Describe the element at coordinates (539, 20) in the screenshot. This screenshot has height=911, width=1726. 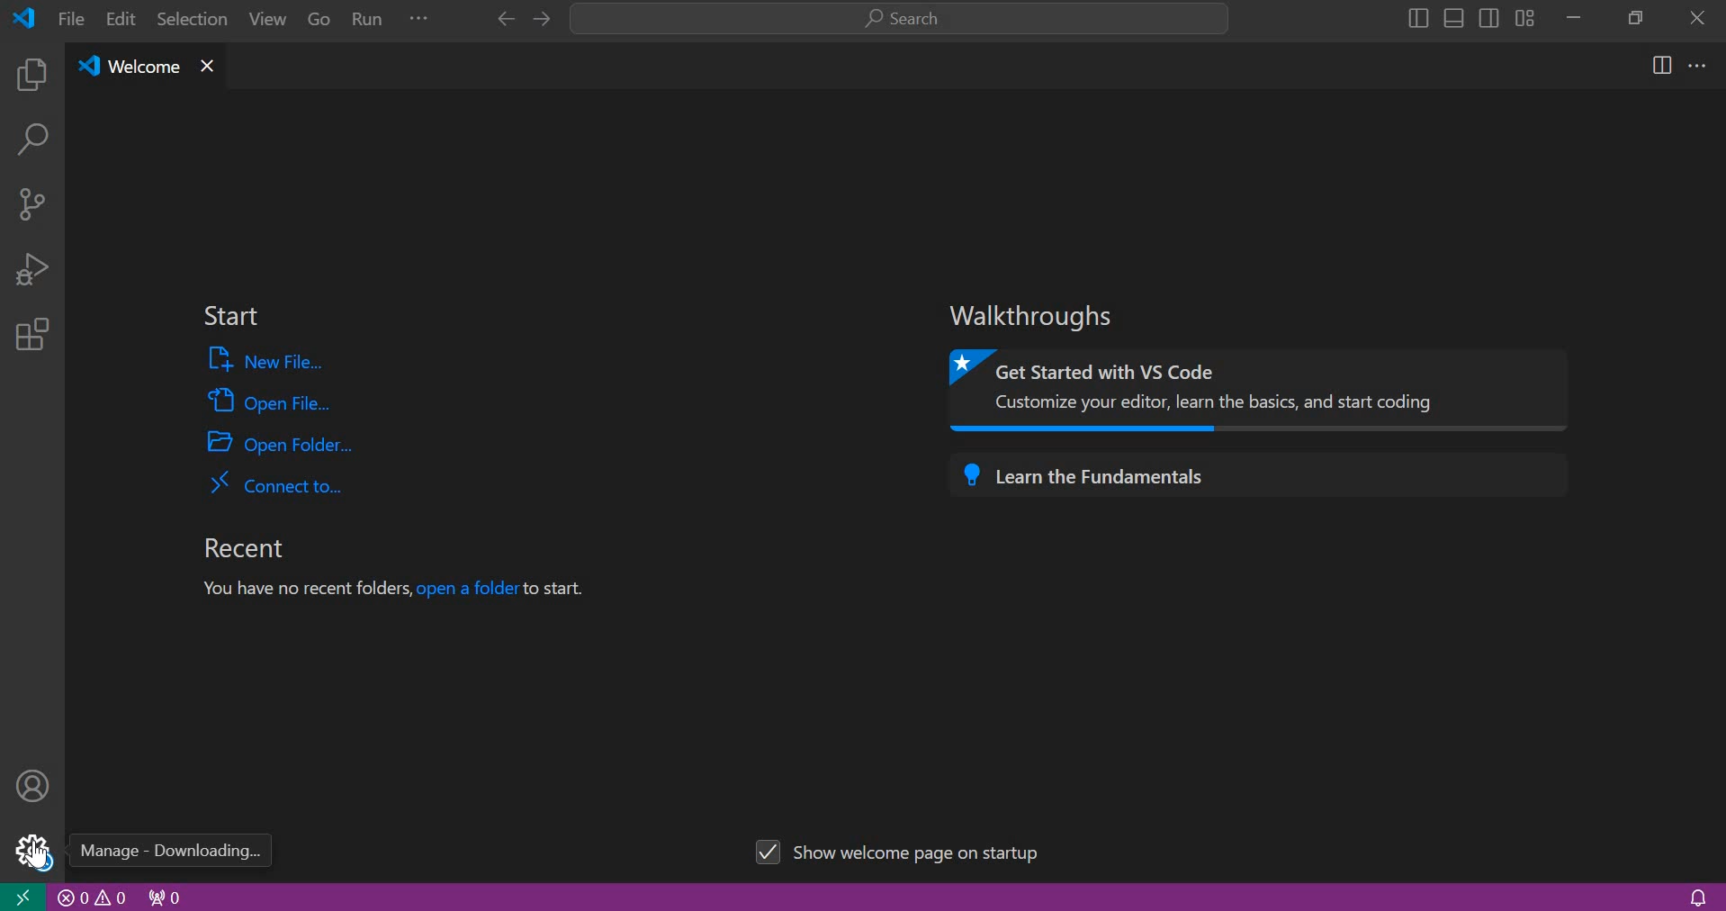
I see `go forward` at that location.